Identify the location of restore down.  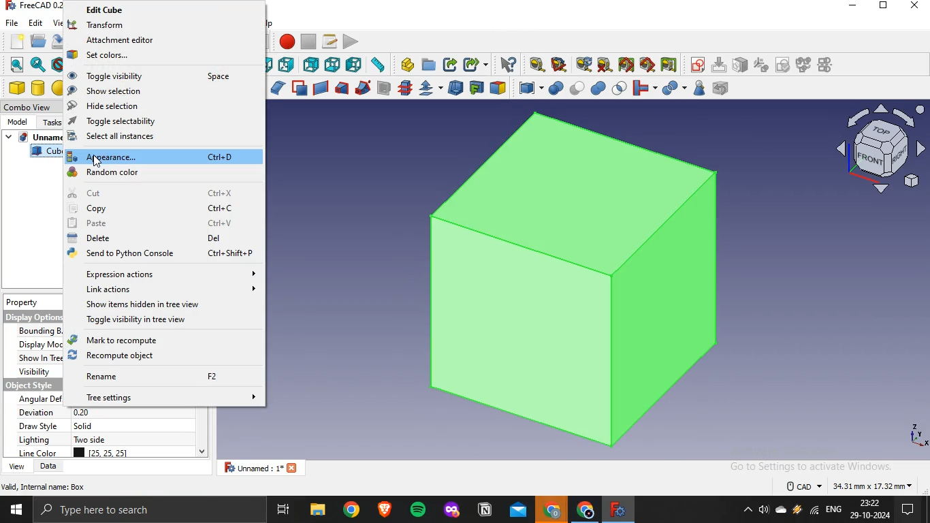
(883, 7).